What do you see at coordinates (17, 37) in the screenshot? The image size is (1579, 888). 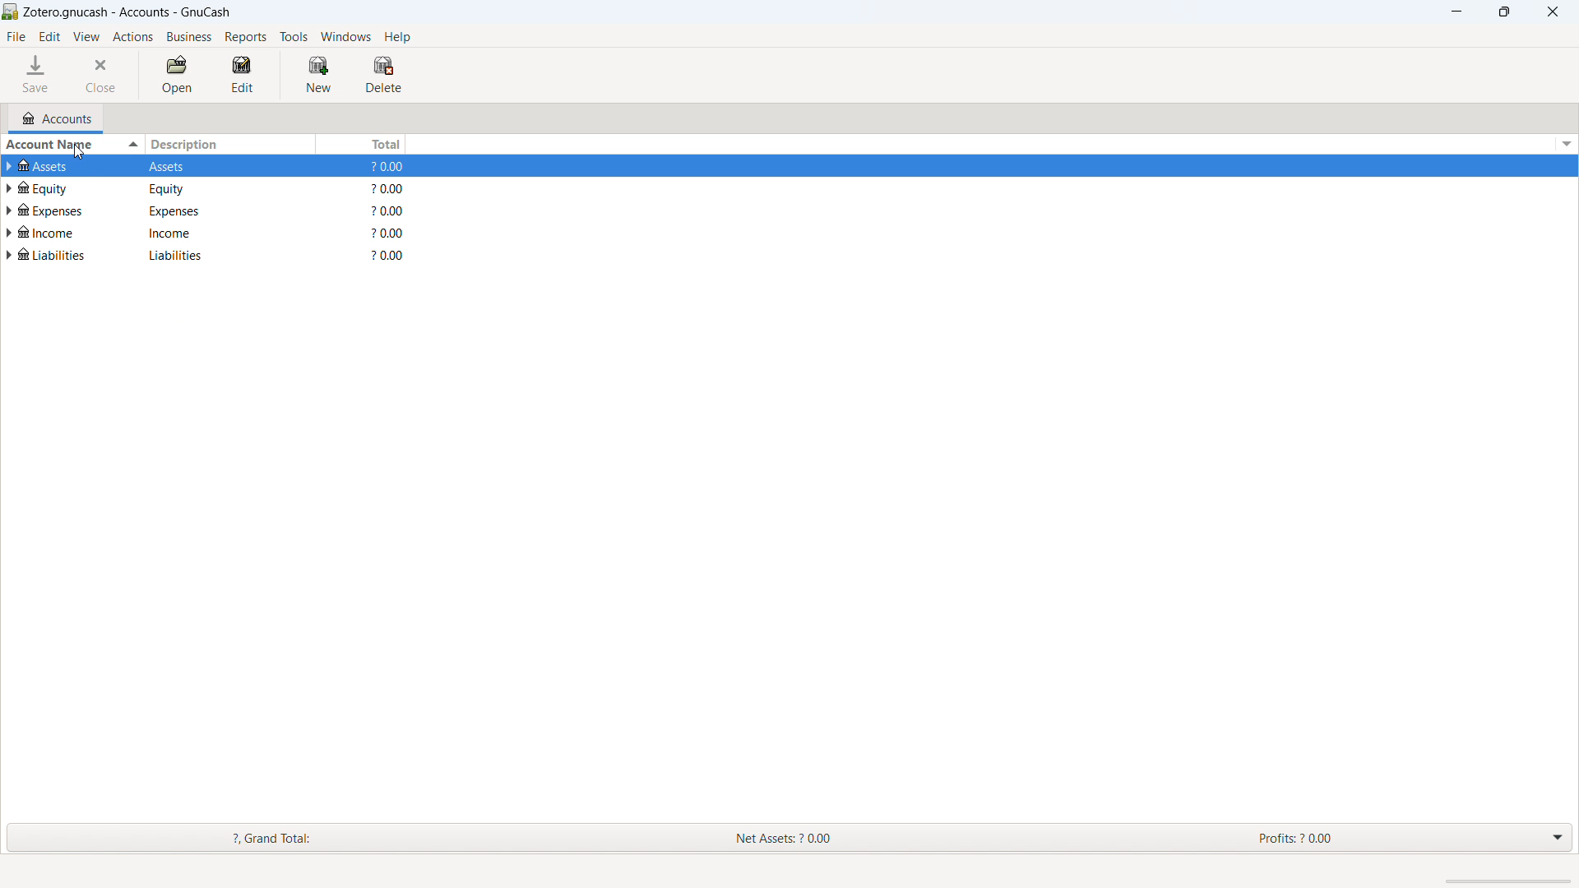 I see `file` at bounding box center [17, 37].